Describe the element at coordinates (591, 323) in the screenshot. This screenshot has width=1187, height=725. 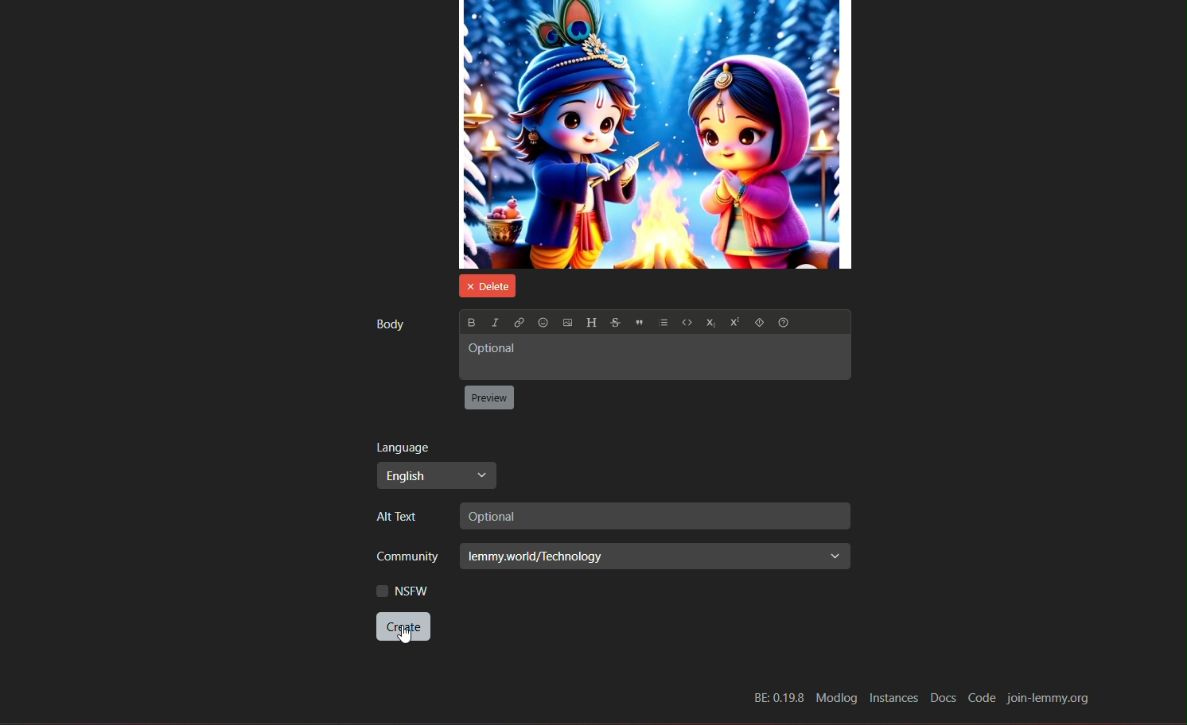
I see `header` at that location.